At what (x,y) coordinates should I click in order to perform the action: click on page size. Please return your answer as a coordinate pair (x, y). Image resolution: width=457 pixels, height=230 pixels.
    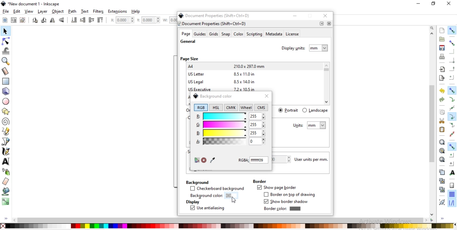
    Looking at the image, I should click on (189, 59).